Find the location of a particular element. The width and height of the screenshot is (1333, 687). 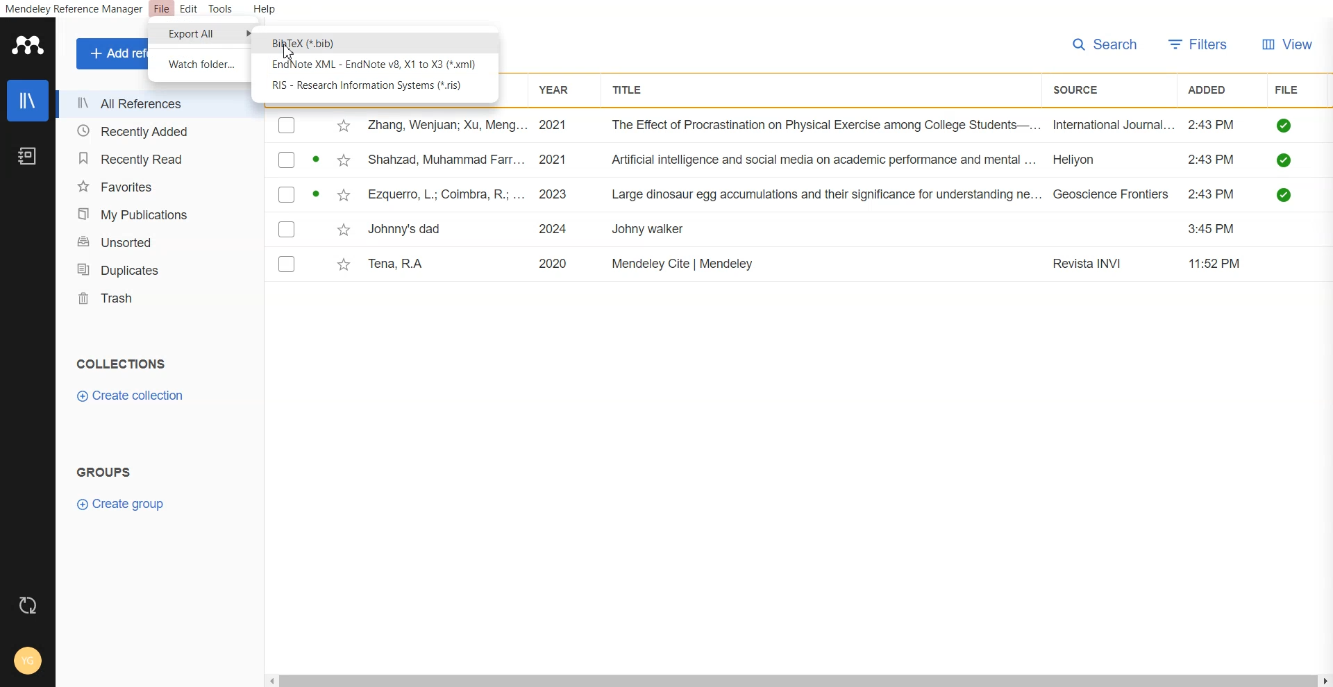

Create Collection is located at coordinates (132, 396).